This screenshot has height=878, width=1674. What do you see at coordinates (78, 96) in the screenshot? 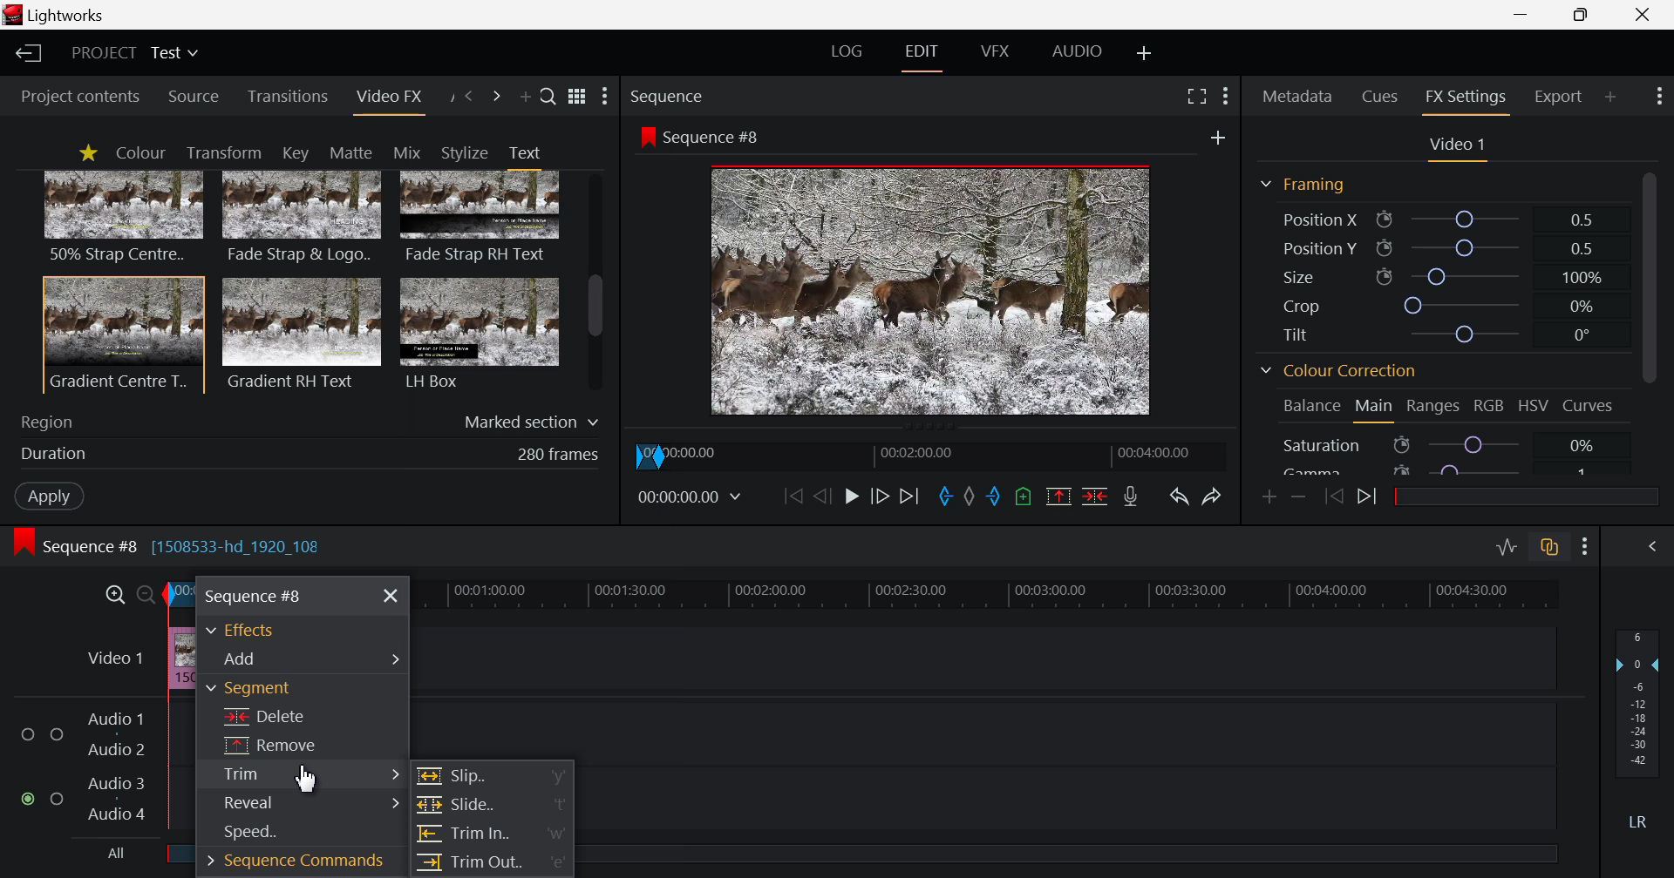
I see `Project contents` at bounding box center [78, 96].